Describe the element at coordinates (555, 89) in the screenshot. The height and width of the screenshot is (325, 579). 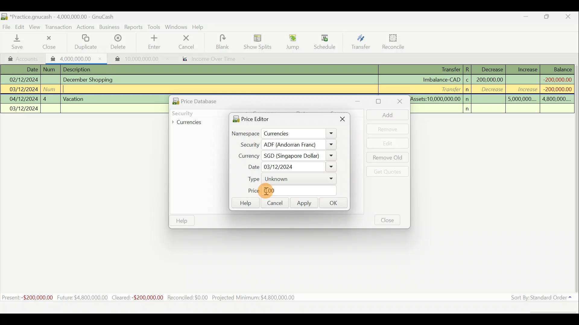
I see `-200,000,000` at that location.